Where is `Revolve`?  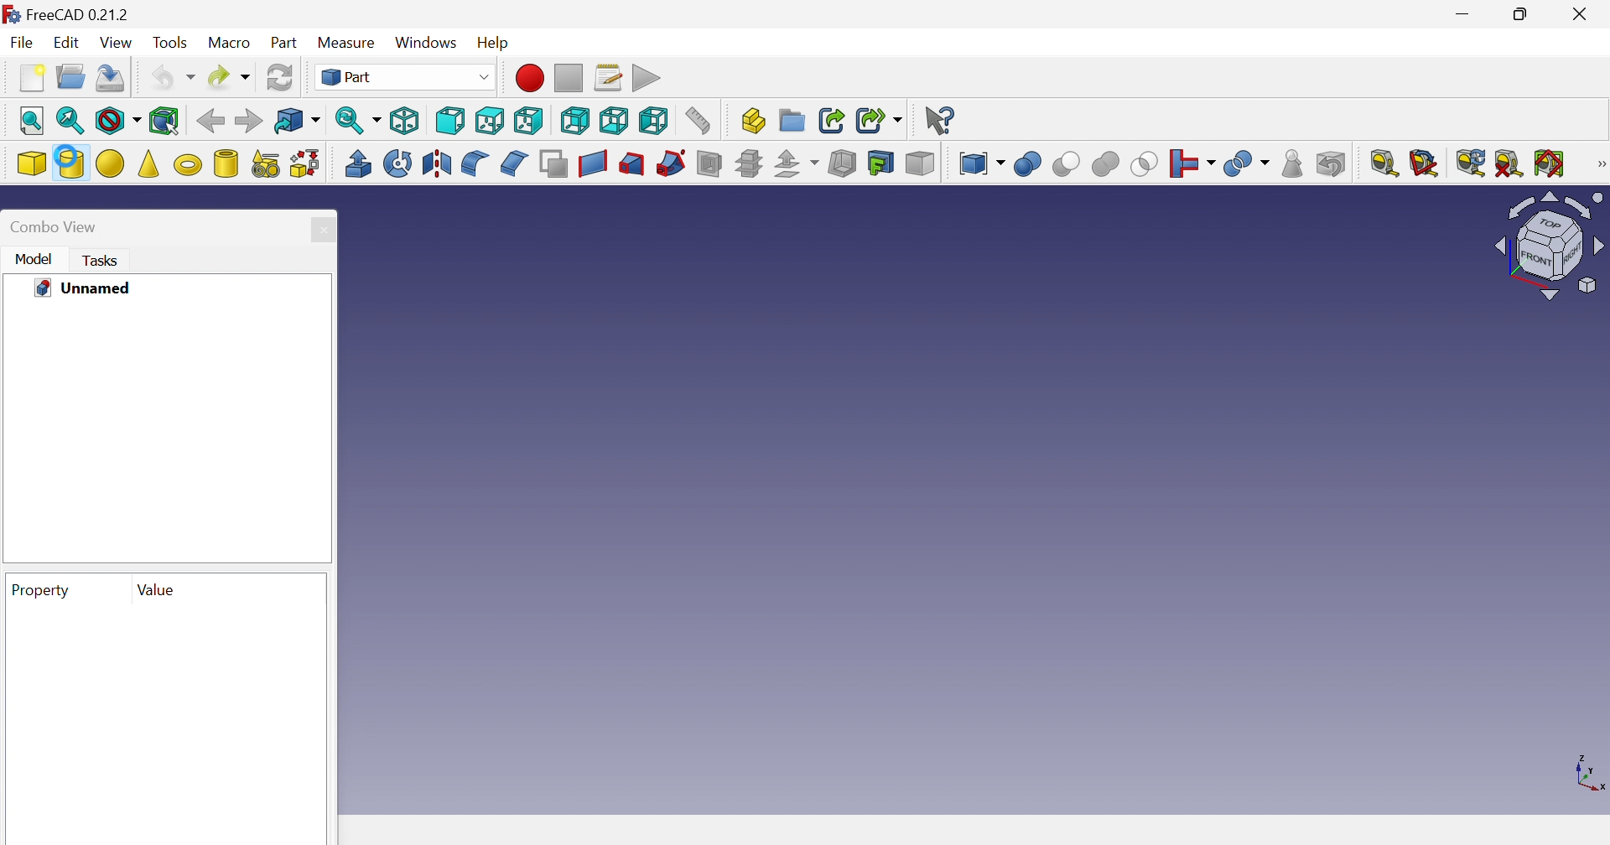 Revolve is located at coordinates (399, 163).